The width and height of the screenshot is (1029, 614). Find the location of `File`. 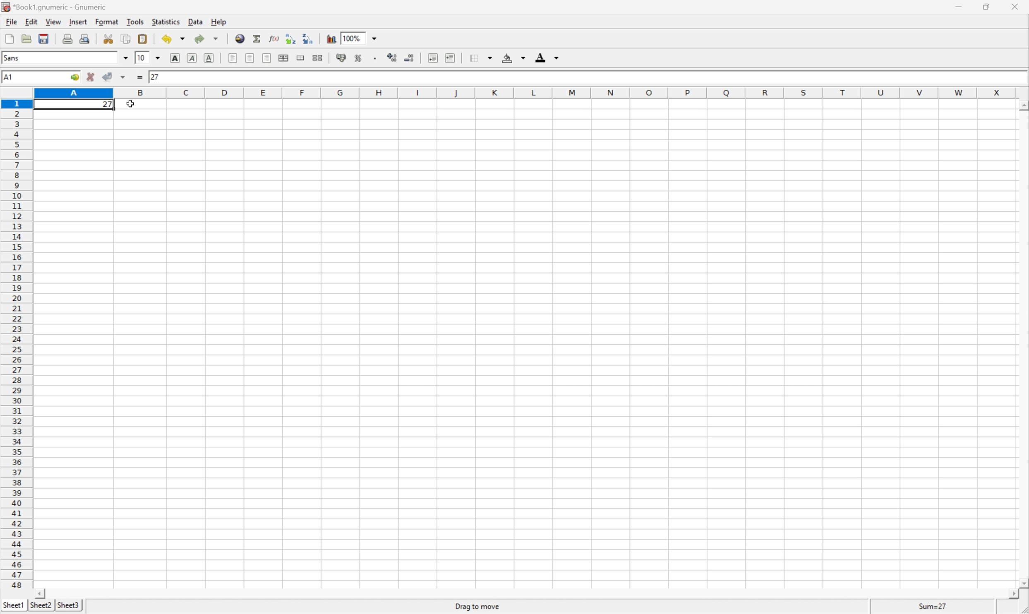

File is located at coordinates (11, 21).